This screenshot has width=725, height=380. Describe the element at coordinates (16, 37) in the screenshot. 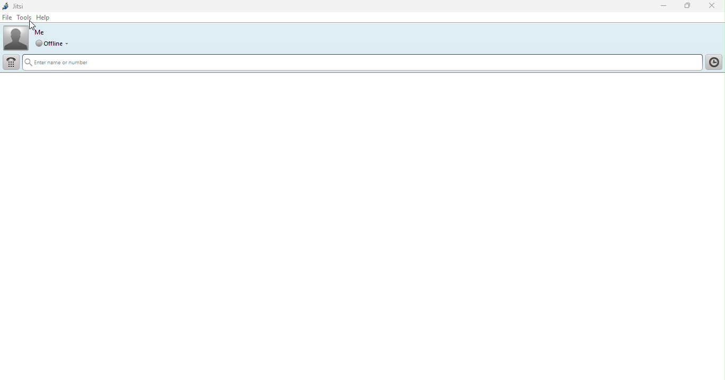

I see `Profile picture` at that location.